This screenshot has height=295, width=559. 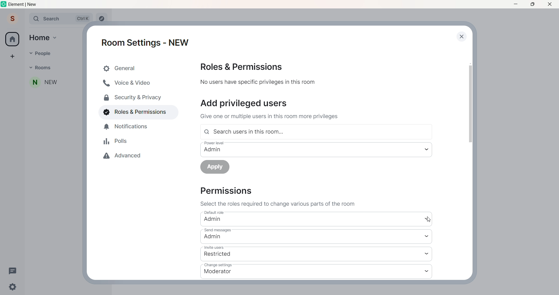 What do you see at coordinates (147, 42) in the screenshot?
I see `room settings` at bounding box center [147, 42].